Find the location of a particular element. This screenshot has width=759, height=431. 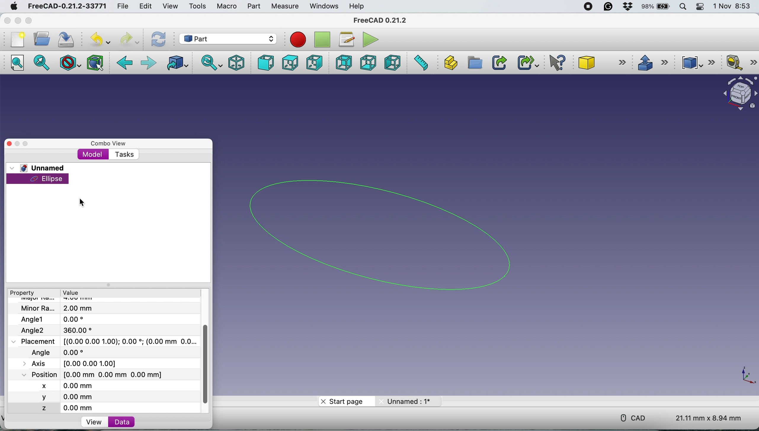

unnamed is located at coordinates (40, 168).